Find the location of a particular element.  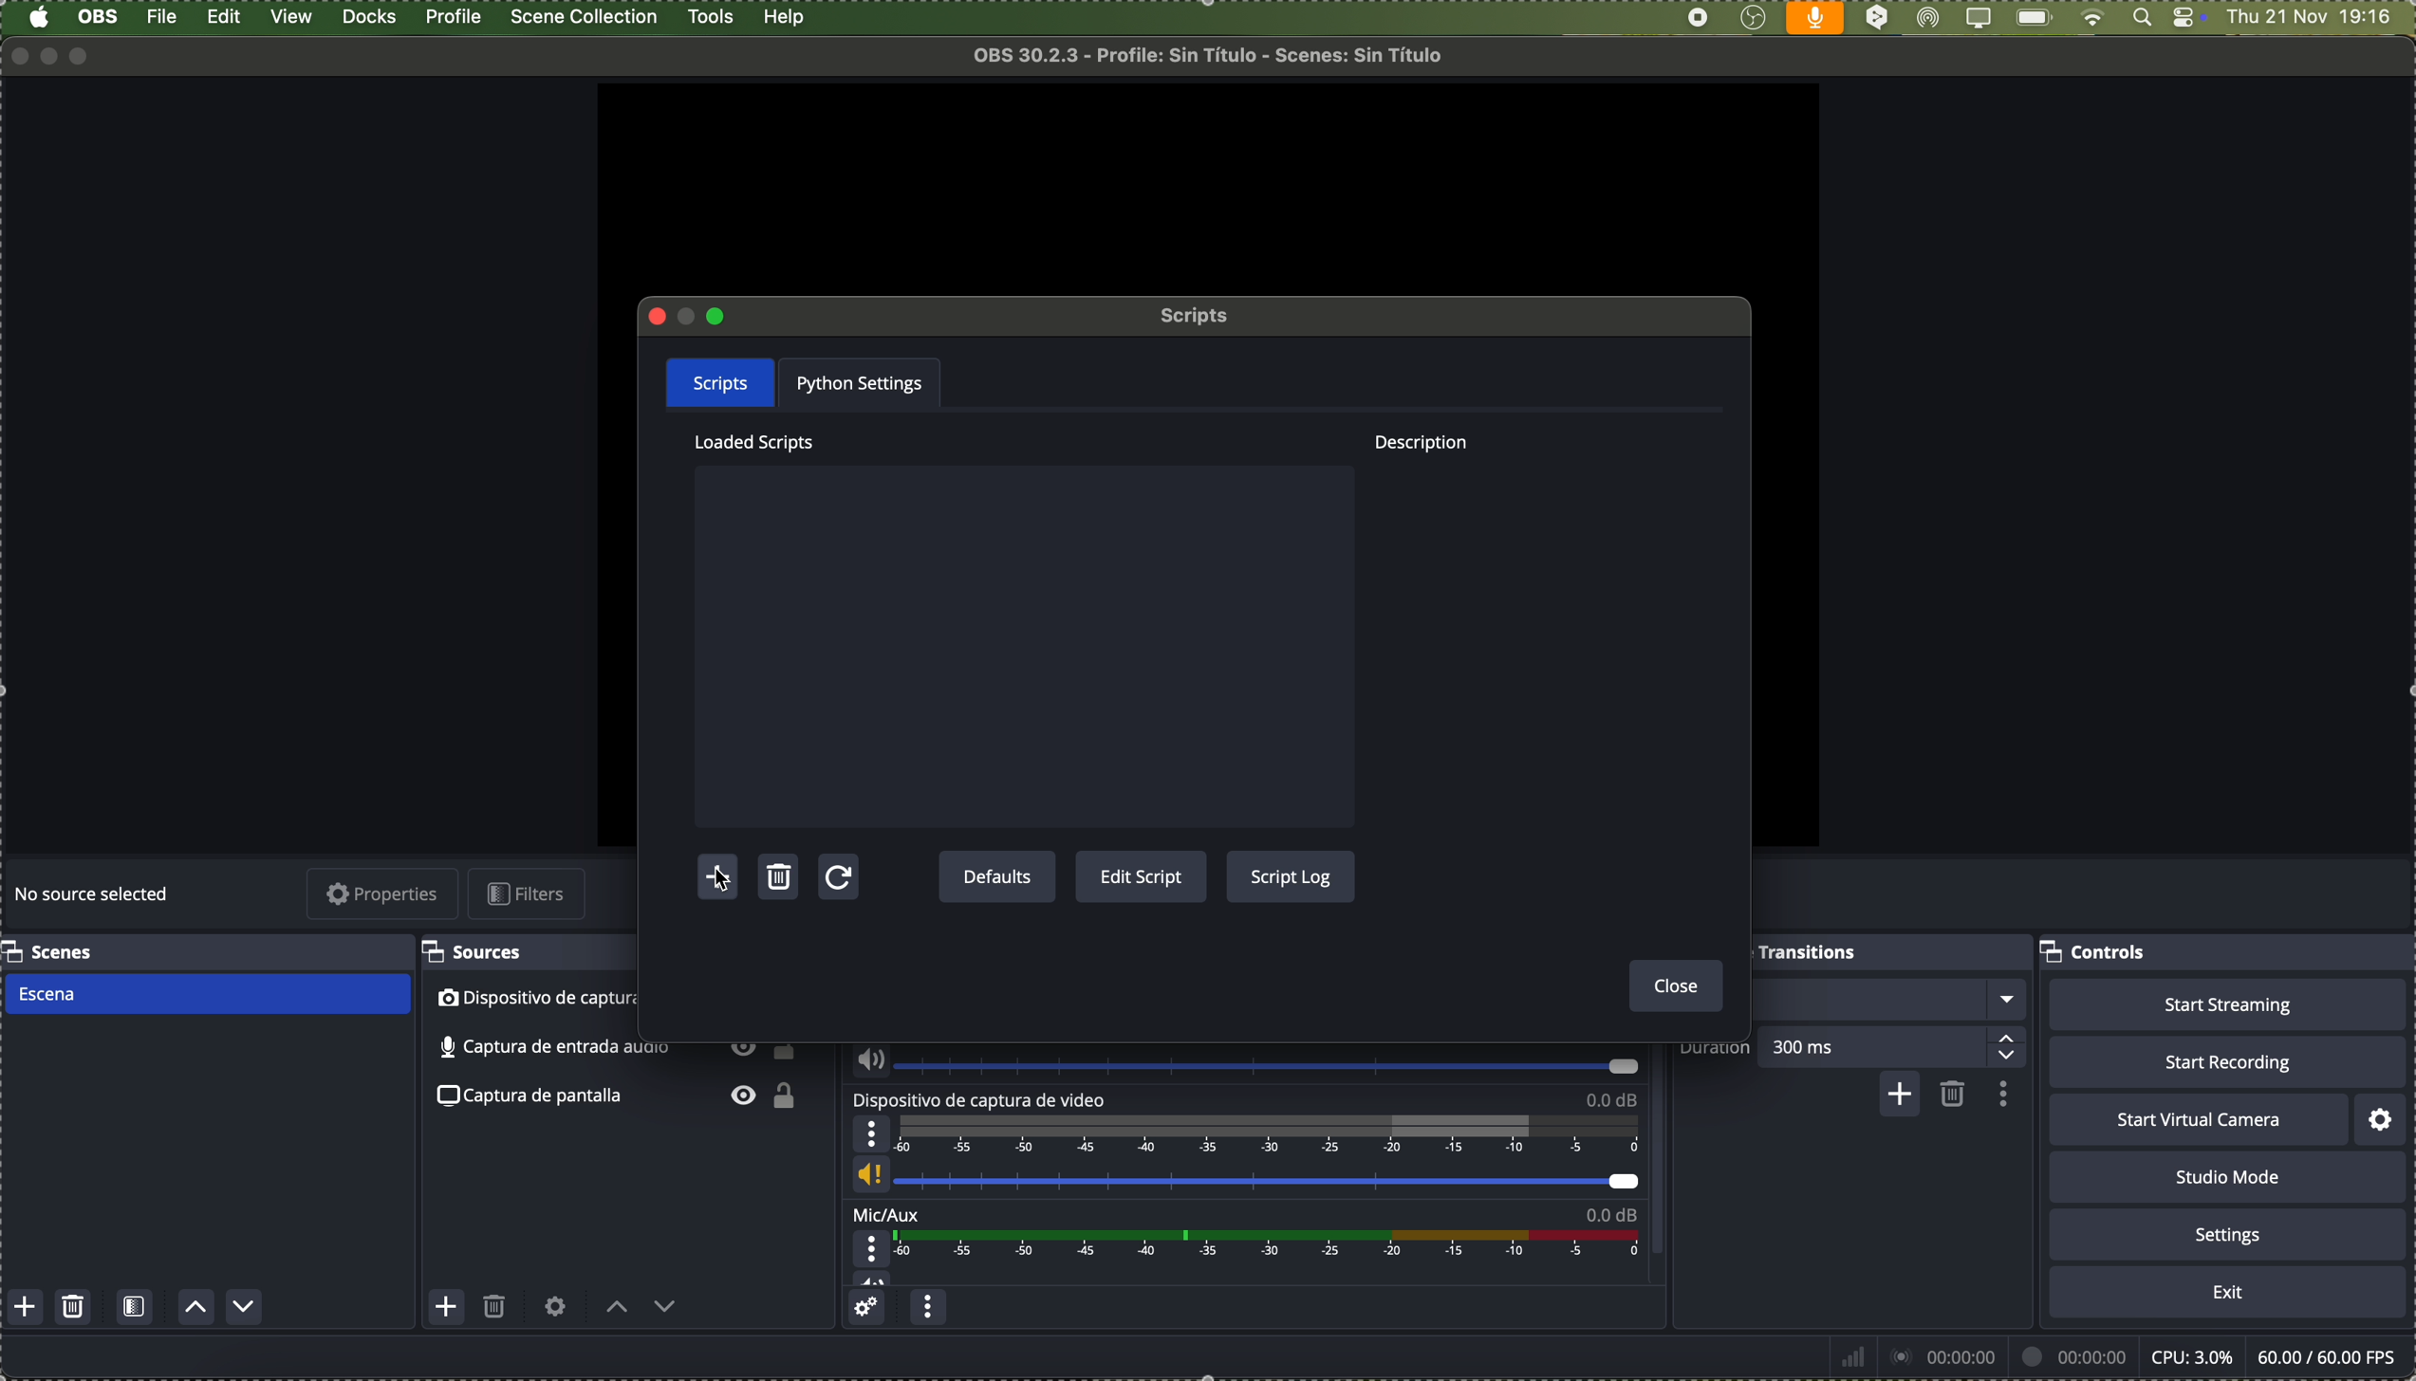

remove is located at coordinates (1954, 1096).